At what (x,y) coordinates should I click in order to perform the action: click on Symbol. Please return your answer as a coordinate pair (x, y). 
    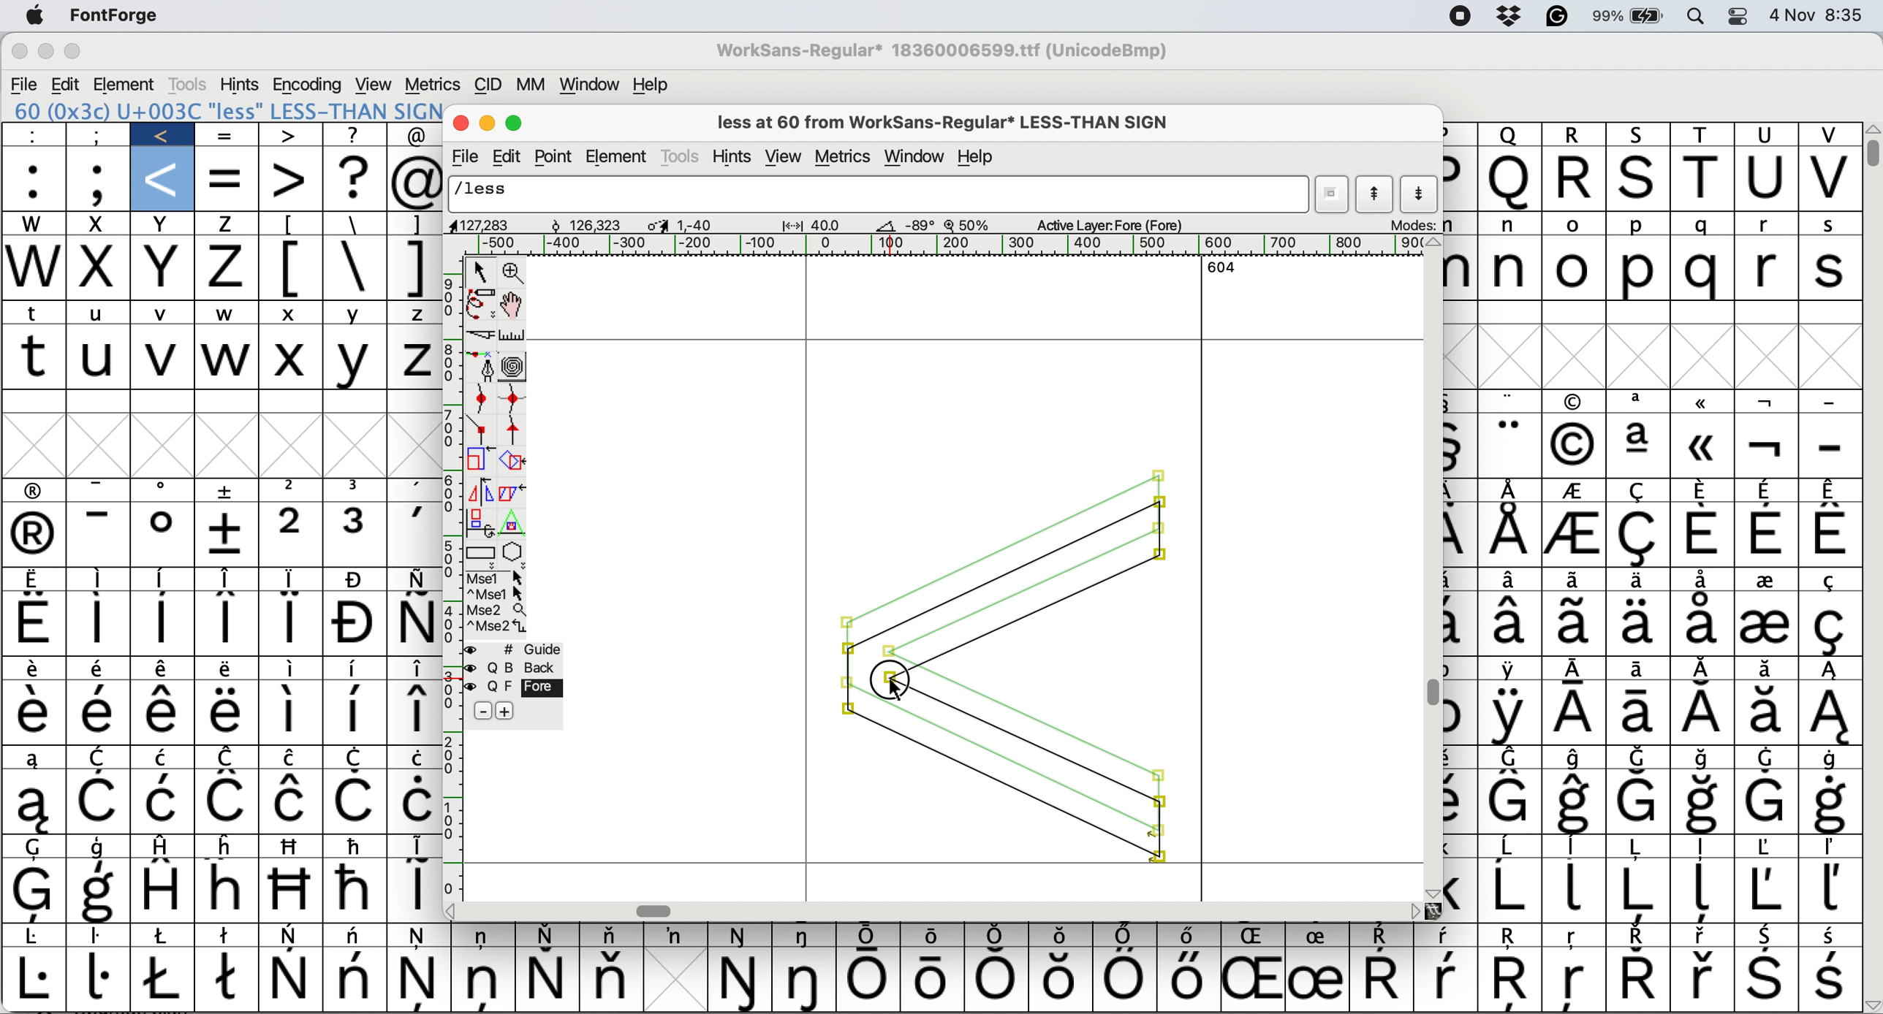
    Looking at the image, I should click on (102, 978).